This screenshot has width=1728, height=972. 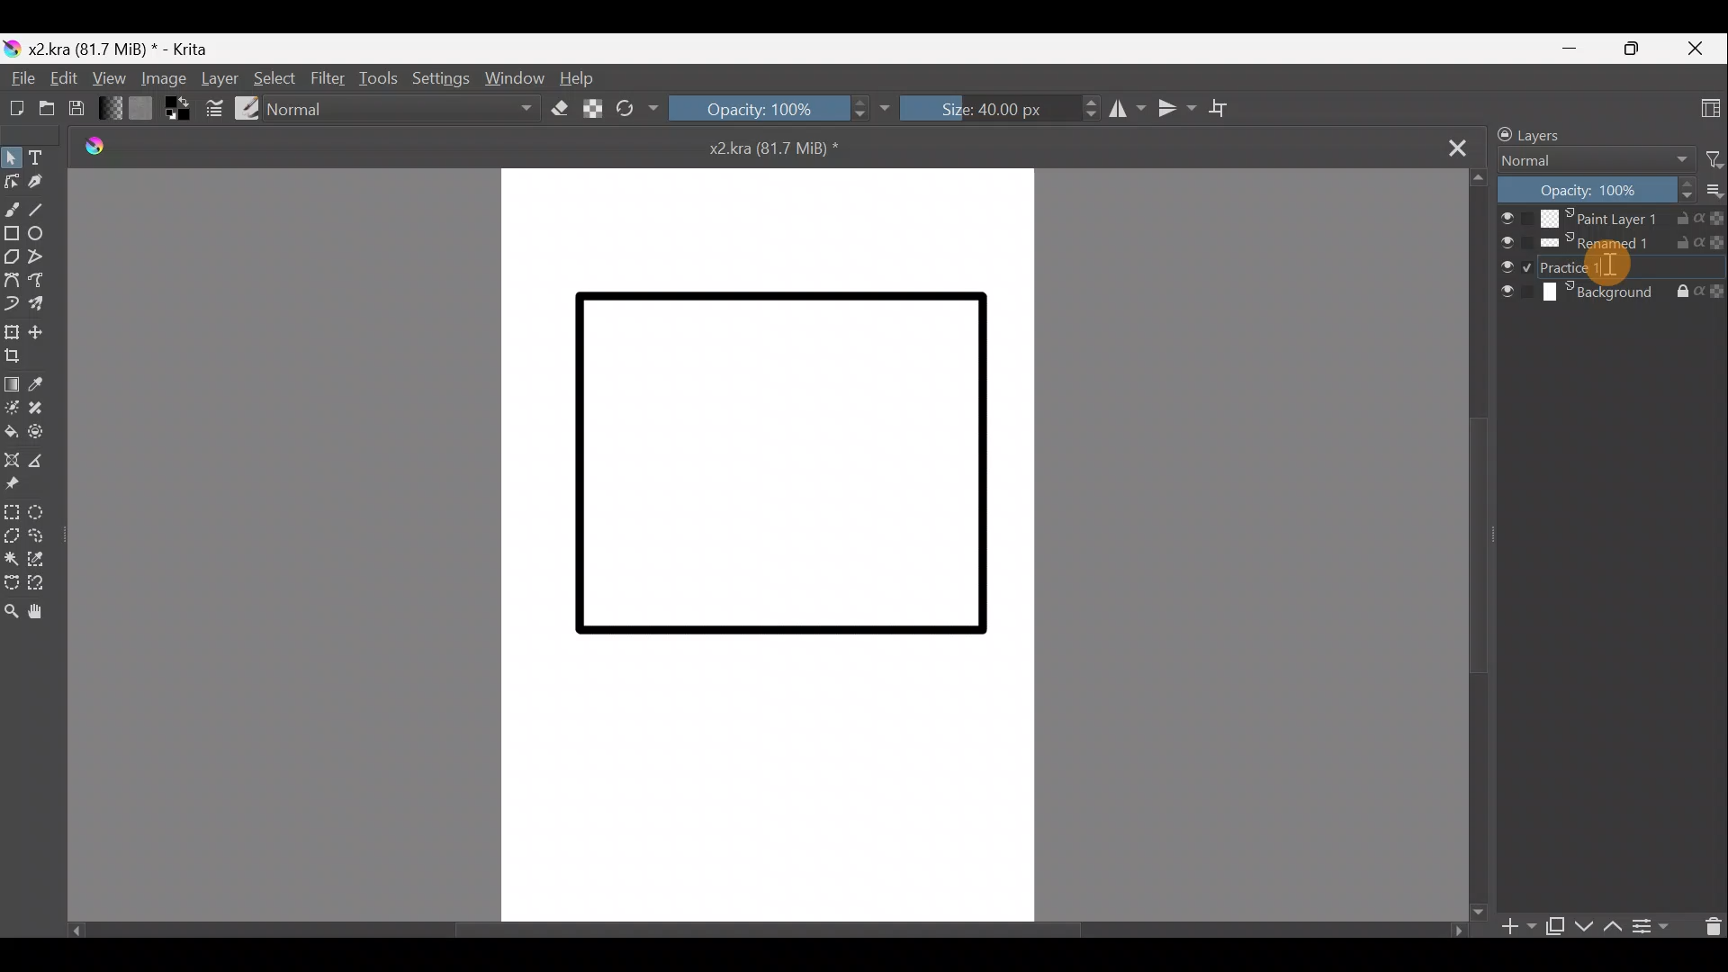 I want to click on Help, so click(x=580, y=75).